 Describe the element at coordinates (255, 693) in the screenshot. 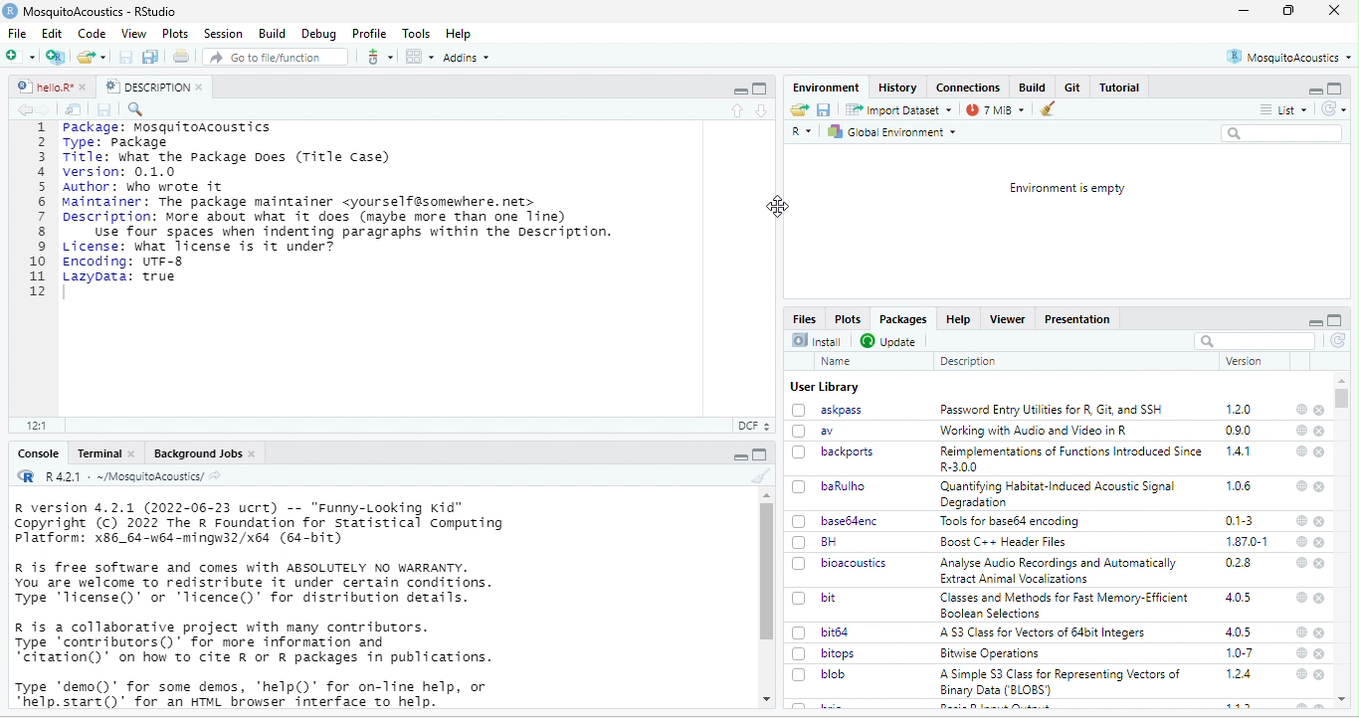

I see `Type ‘demo()" for some demos, 'help()’ for on-line help, or
*help.start()’ for an HTML browser interface to help.` at that location.